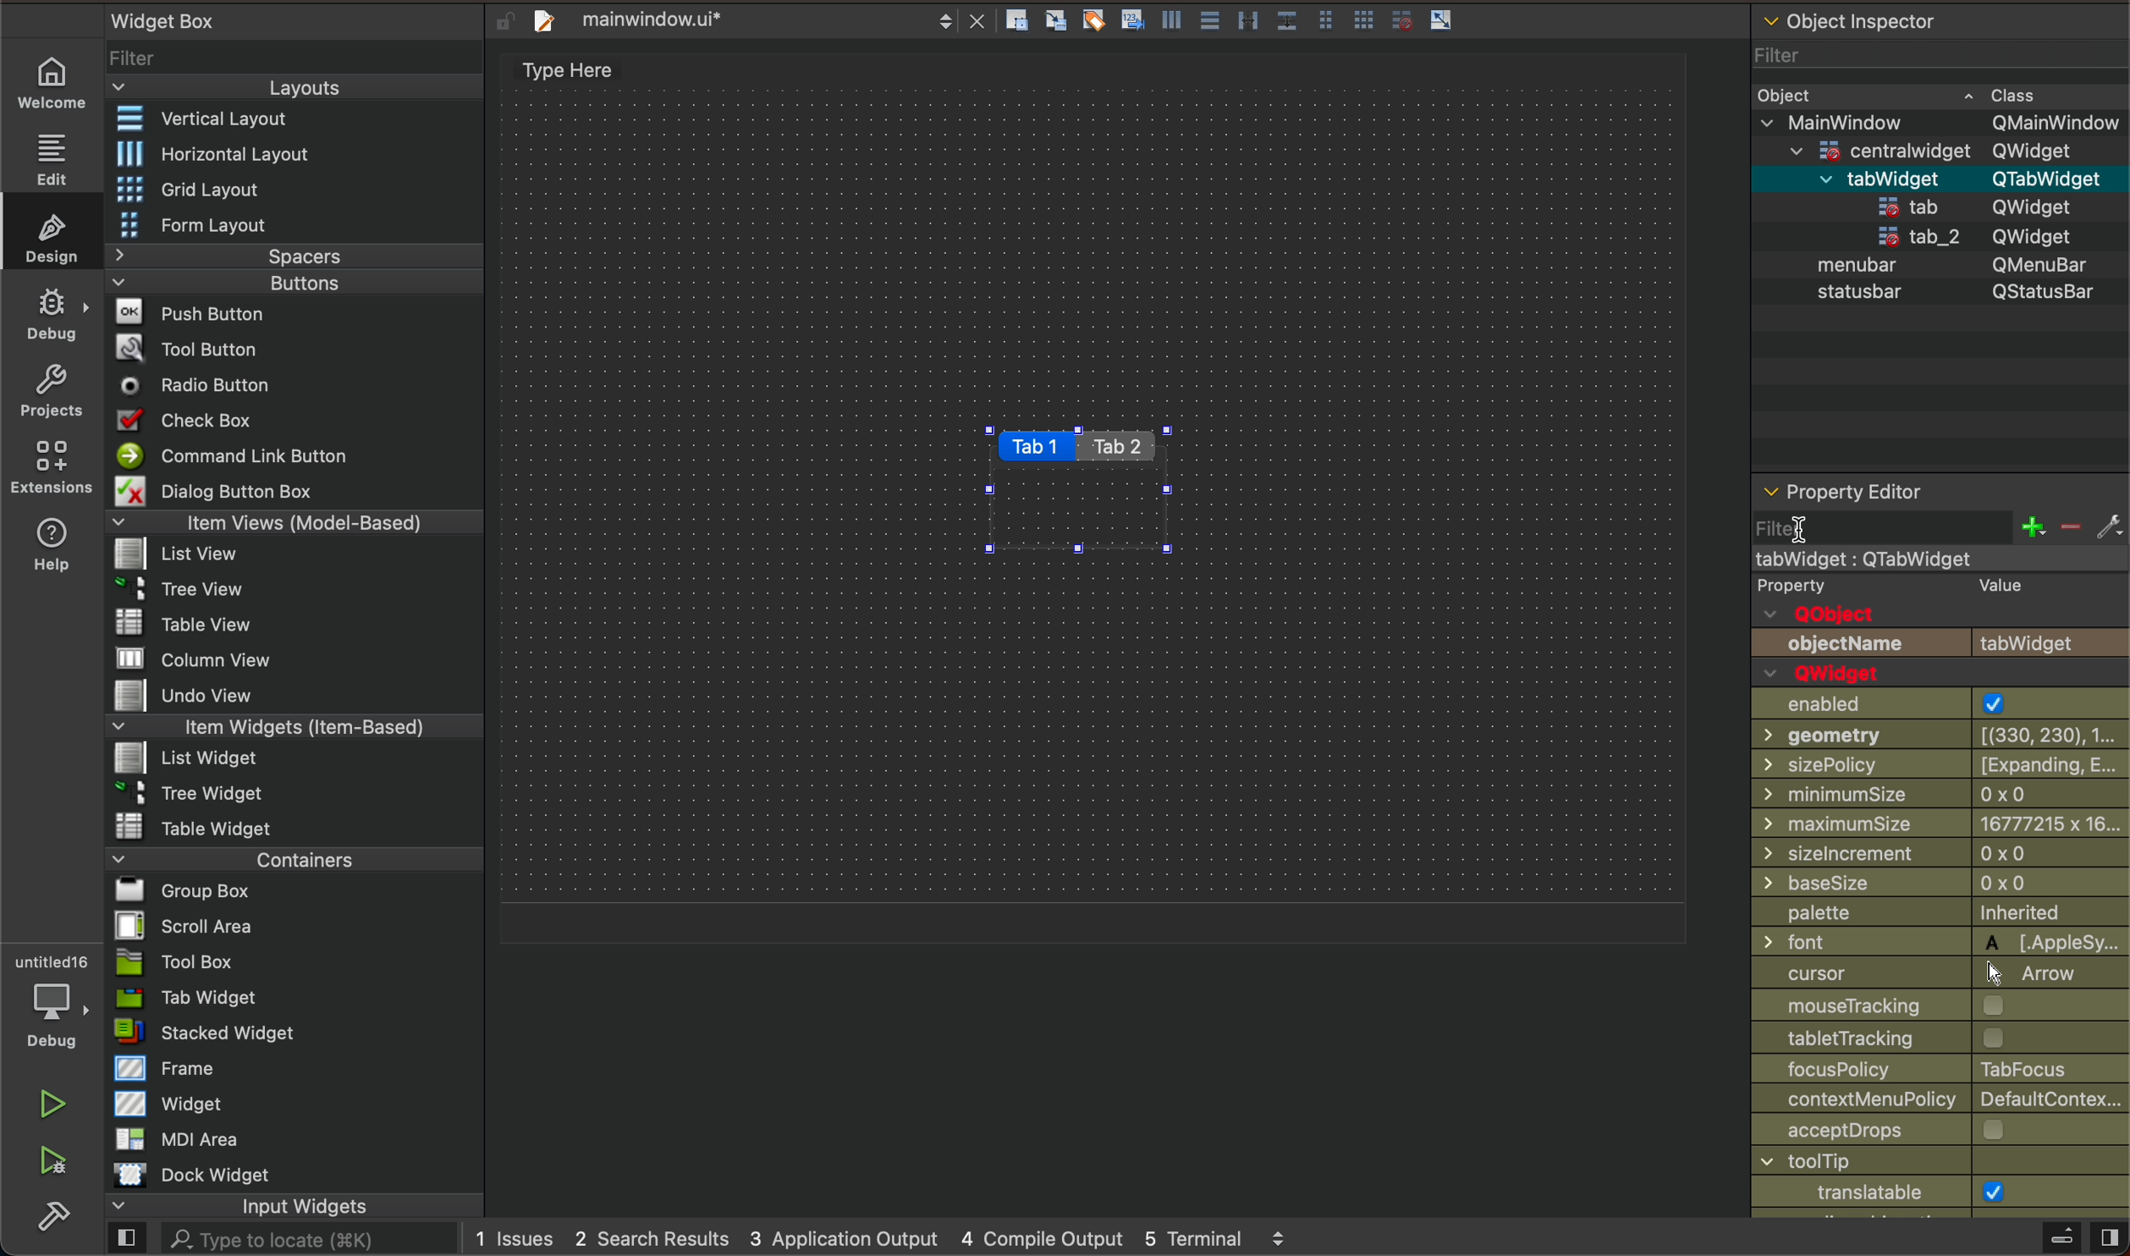 The image size is (2130, 1256). Describe the element at coordinates (207, 489) in the screenshot. I see `Dialog Button Box` at that location.